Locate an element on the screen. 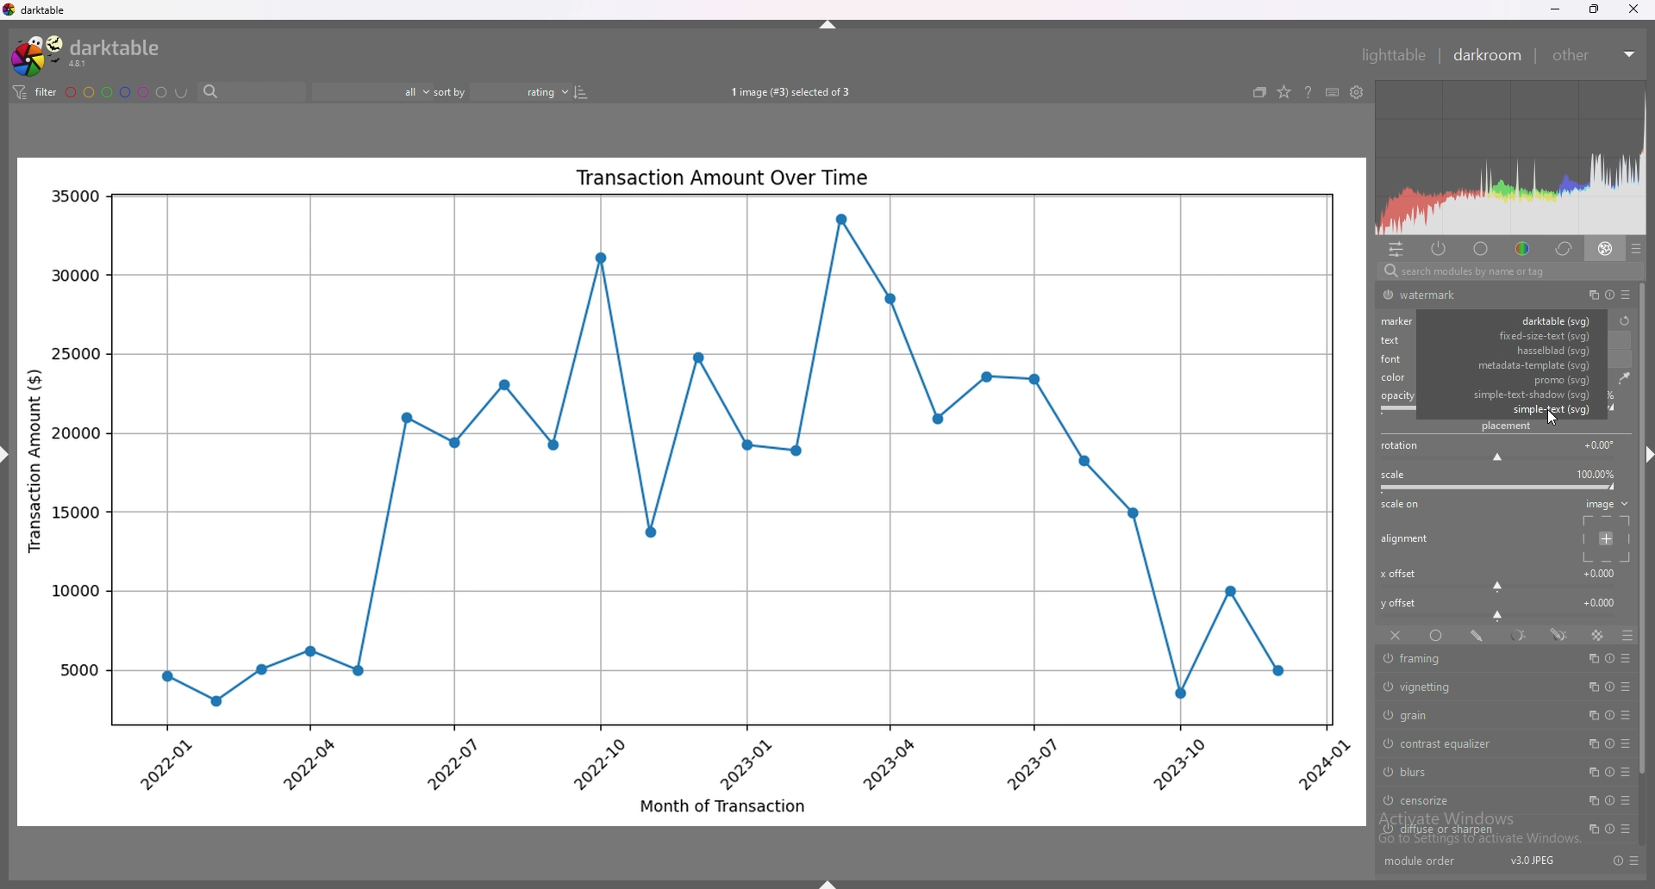 This screenshot has width=1655, height=889. drawn mask is located at coordinates (1479, 635).